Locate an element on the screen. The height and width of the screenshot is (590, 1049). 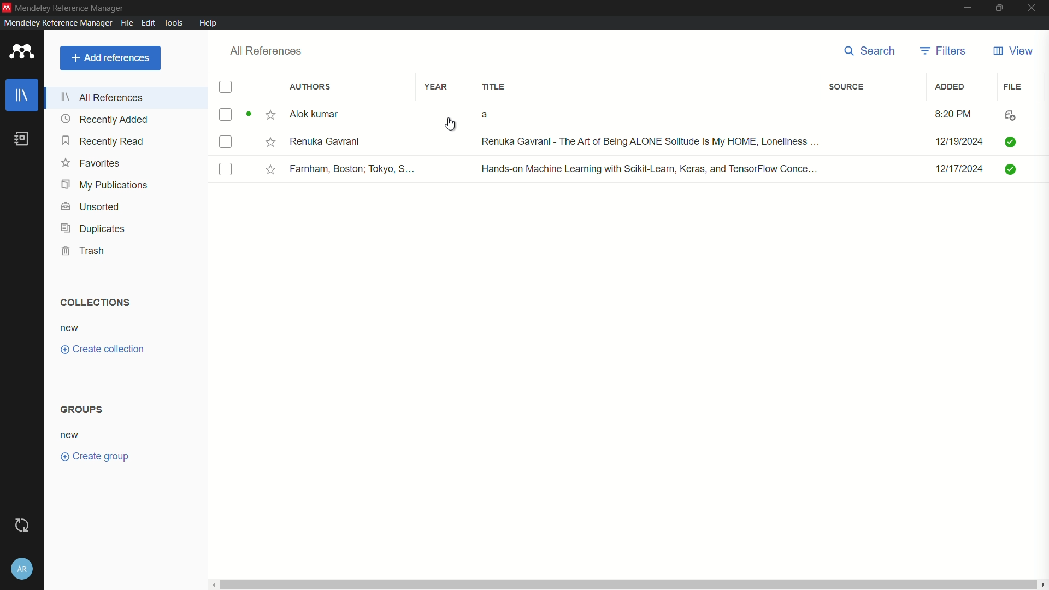
my publications is located at coordinates (105, 186).